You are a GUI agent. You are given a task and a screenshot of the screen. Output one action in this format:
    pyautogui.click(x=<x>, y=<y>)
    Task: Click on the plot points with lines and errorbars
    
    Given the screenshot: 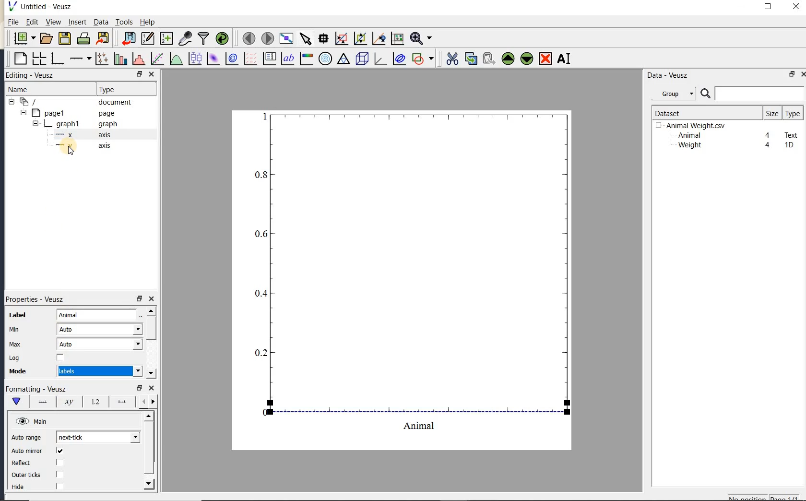 What is the action you would take?
    pyautogui.click(x=103, y=59)
    